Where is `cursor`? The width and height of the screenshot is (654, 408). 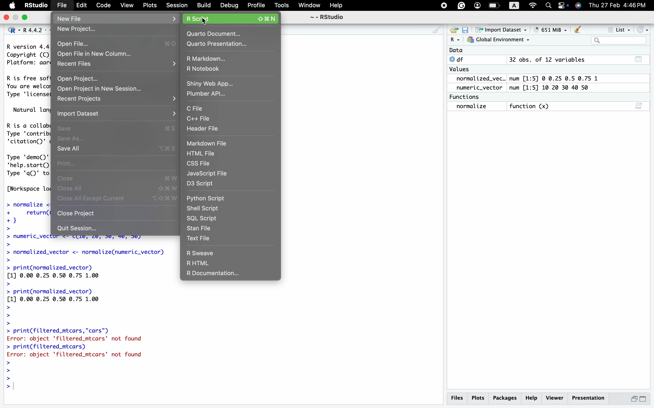 cursor is located at coordinates (203, 22).